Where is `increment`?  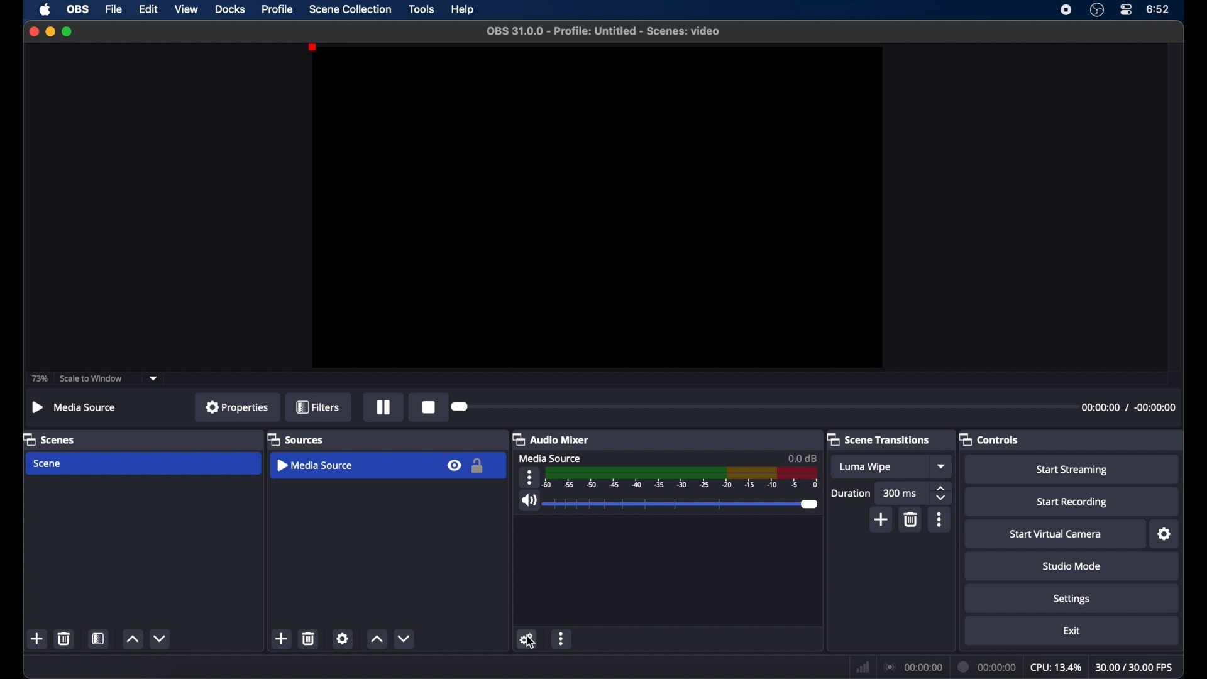 increment is located at coordinates (131, 638).